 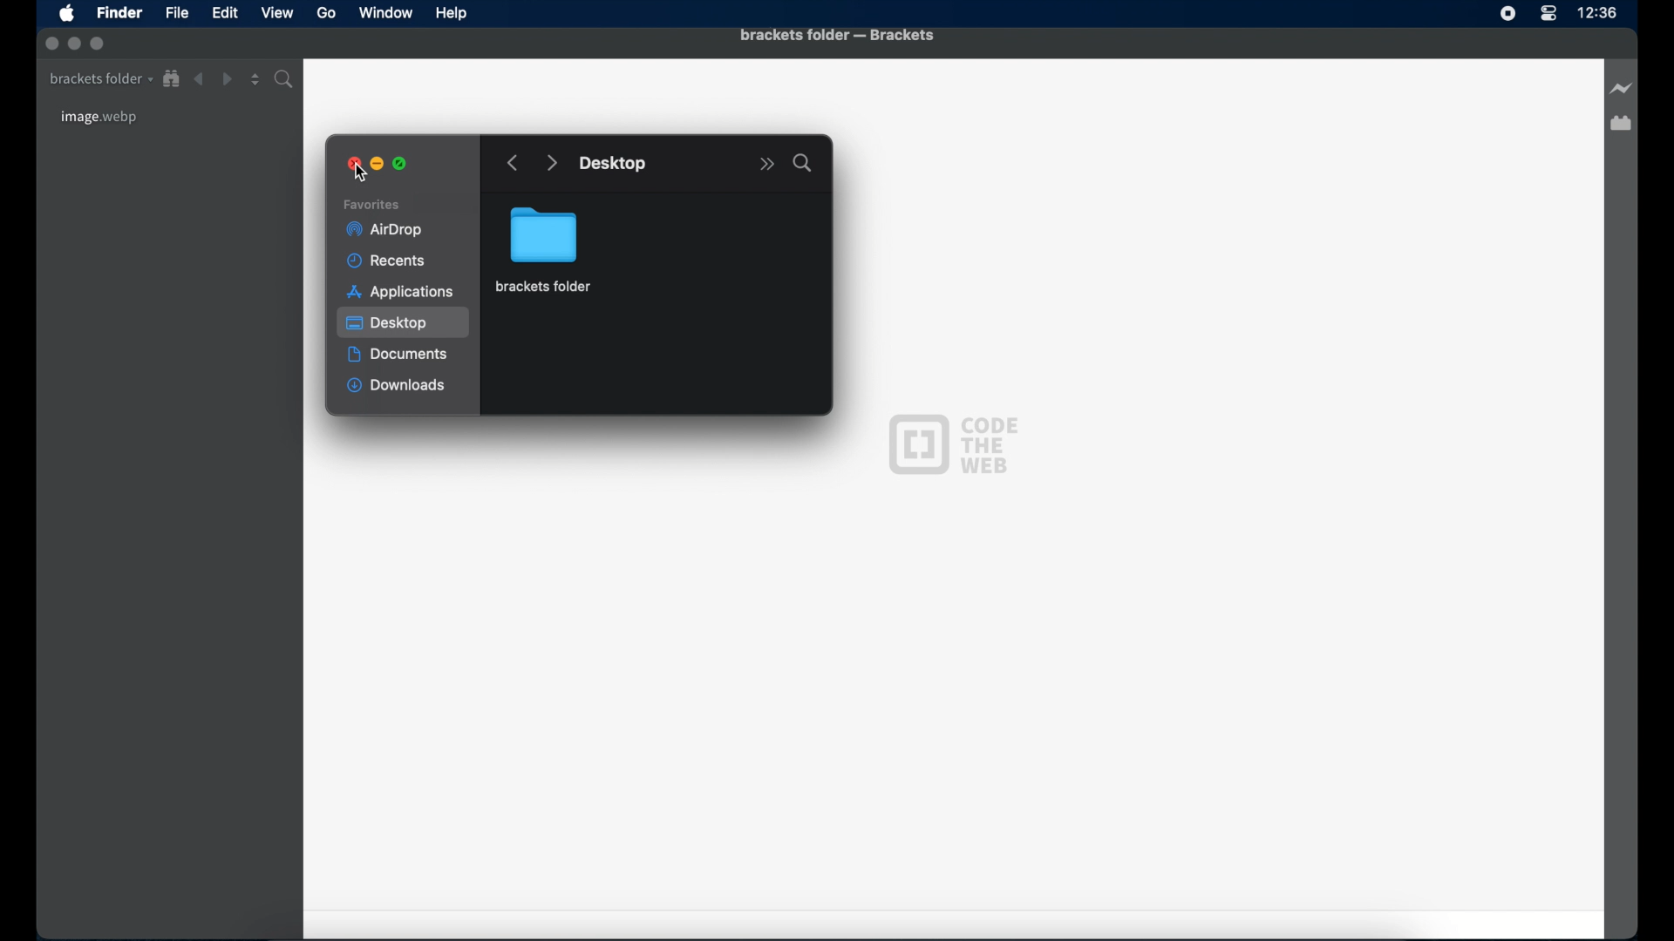 What do you see at coordinates (277, 12) in the screenshot?
I see `View` at bounding box center [277, 12].